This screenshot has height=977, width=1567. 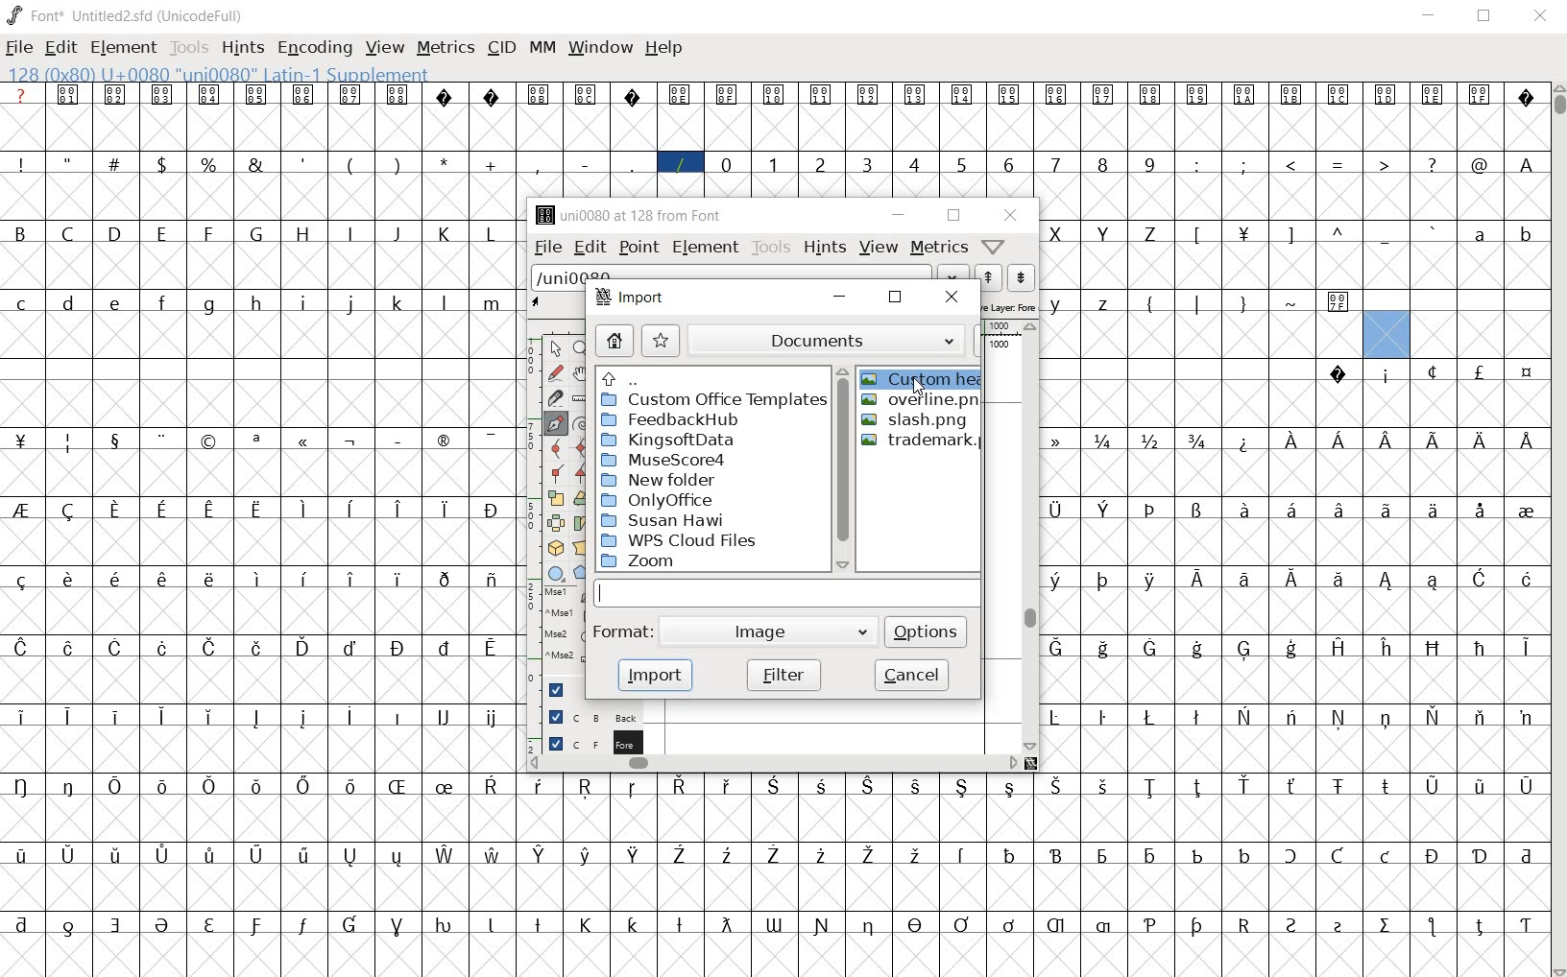 What do you see at coordinates (445, 234) in the screenshot?
I see `glyph` at bounding box center [445, 234].